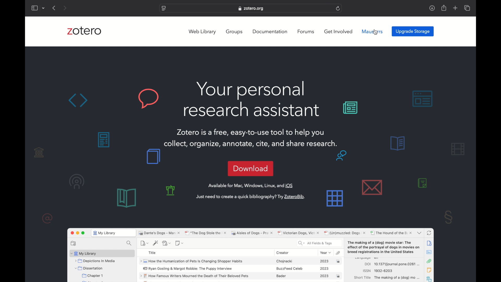  Describe the element at coordinates (251, 254) in the screenshot. I see `zotero software preview` at that location.